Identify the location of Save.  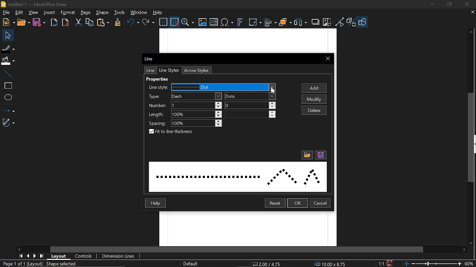
(38, 23).